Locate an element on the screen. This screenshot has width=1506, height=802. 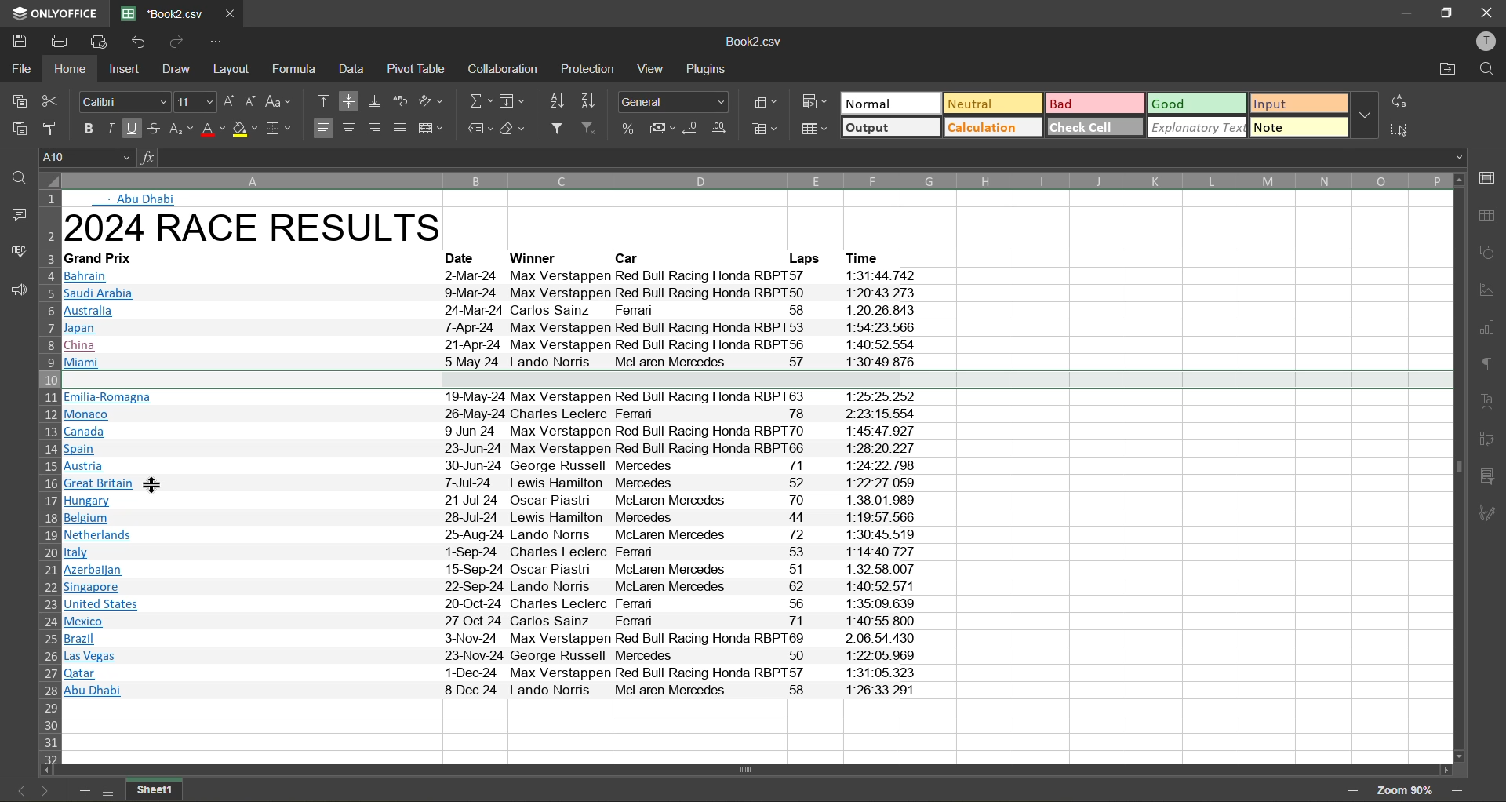
zoom out is located at coordinates (1352, 793).